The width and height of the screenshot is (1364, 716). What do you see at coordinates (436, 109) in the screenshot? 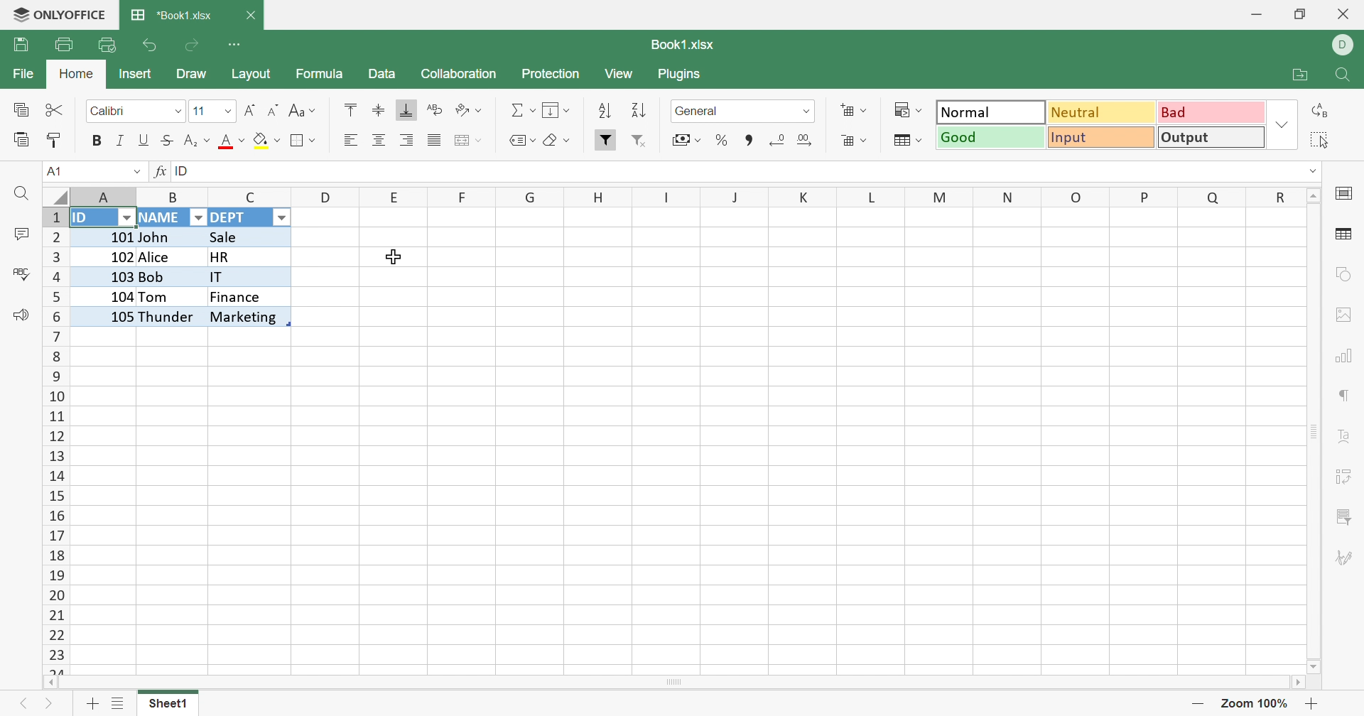
I see `Wrap Text` at bounding box center [436, 109].